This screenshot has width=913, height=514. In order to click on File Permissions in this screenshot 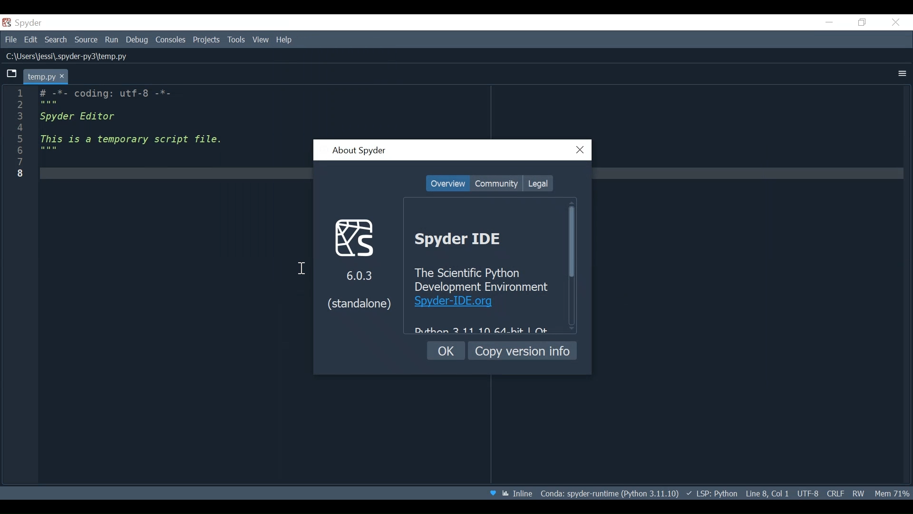, I will do `click(858, 494)`.